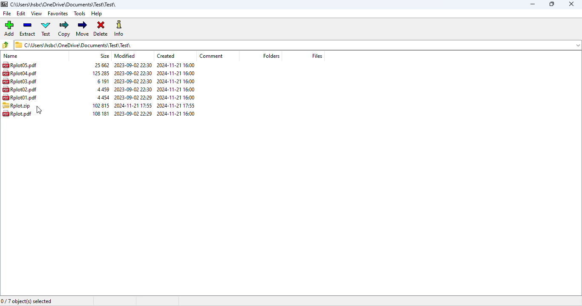  Describe the element at coordinates (22, 97) in the screenshot. I see ` Rplot01.pdf` at that location.